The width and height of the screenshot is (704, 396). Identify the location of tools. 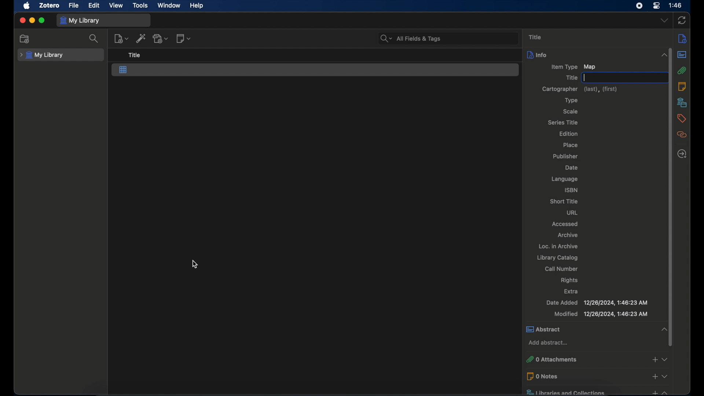
(140, 5).